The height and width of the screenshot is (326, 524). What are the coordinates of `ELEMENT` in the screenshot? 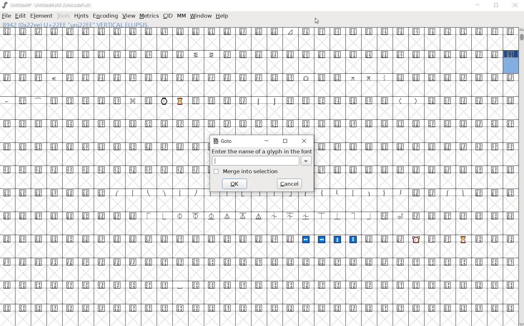 It's located at (41, 16).